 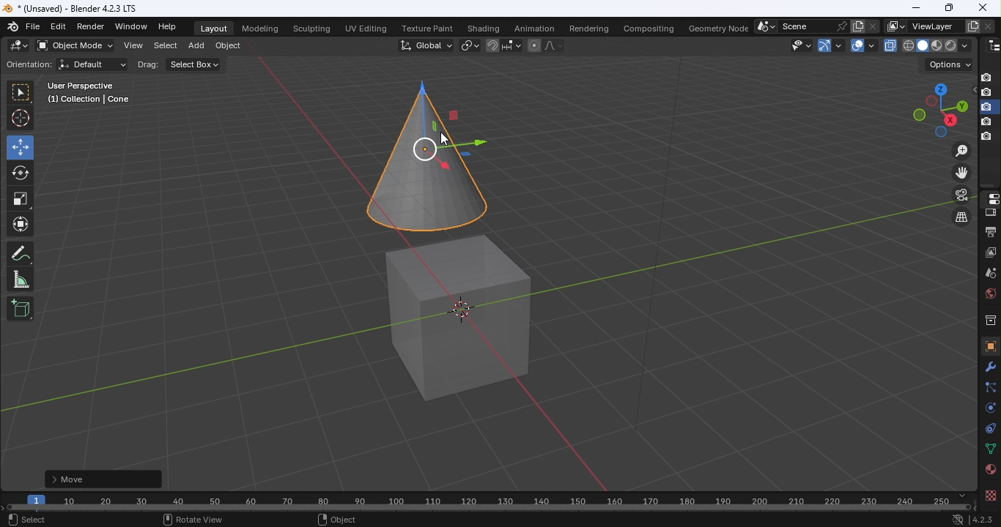 What do you see at coordinates (764, 25) in the screenshot?
I see `Browse scene to be linked` at bounding box center [764, 25].